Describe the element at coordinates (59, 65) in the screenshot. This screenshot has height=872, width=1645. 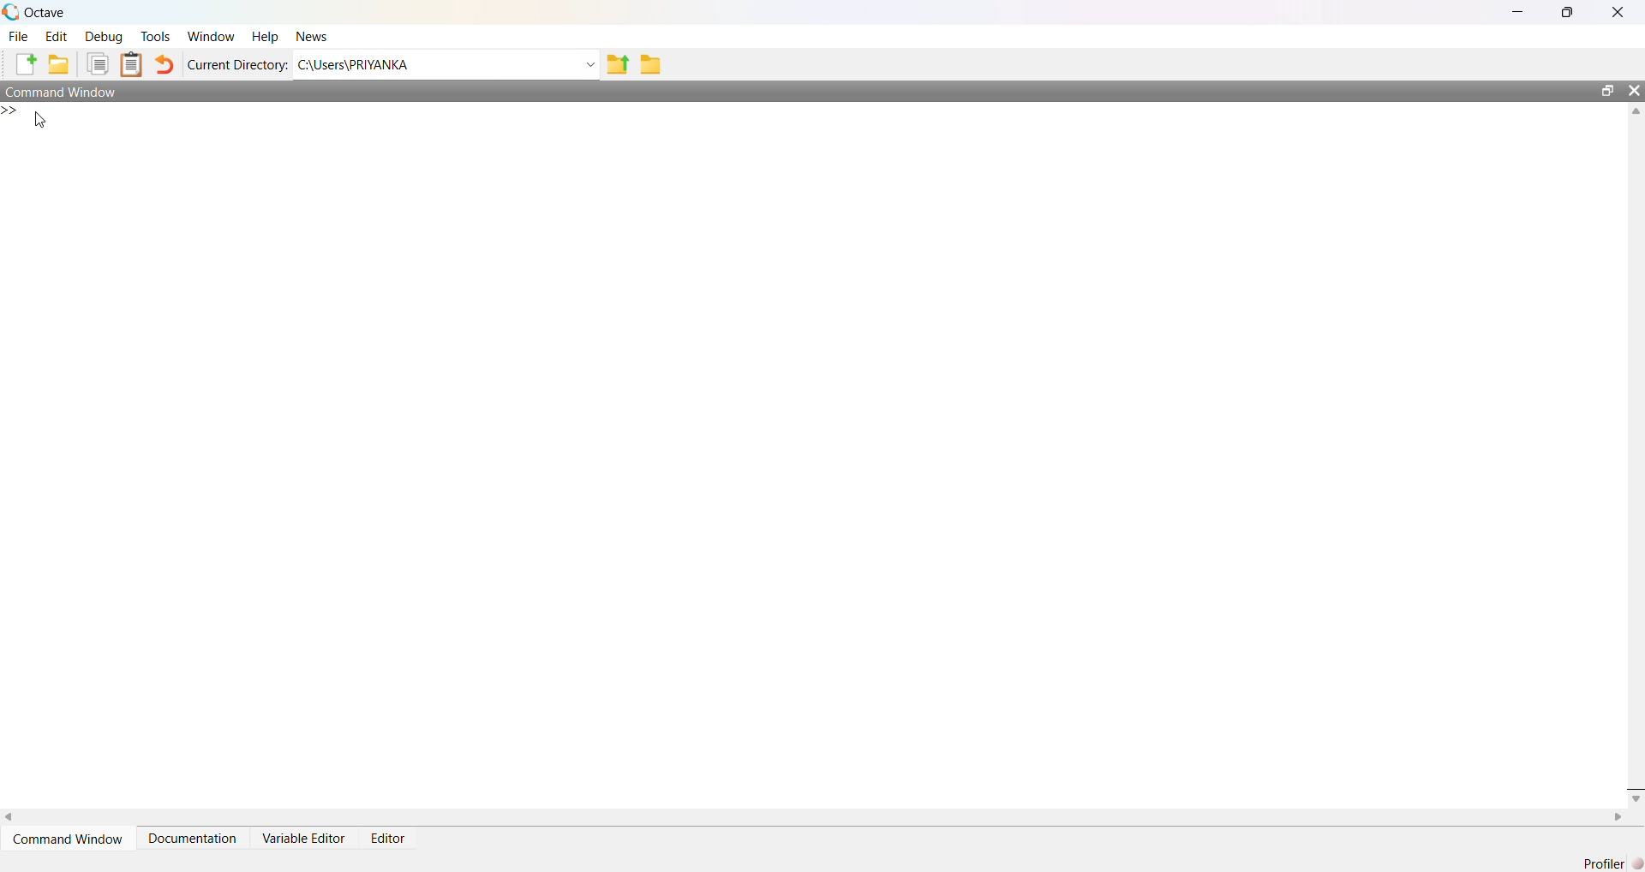
I see `add folder` at that location.